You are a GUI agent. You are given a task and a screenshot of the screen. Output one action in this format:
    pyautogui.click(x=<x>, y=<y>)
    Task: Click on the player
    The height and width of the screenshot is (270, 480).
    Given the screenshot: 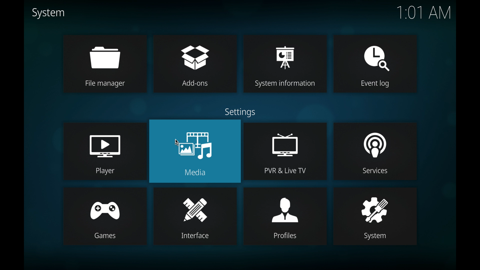 What is the action you would take?
    pyautogui.click(x=105, y=142)
    